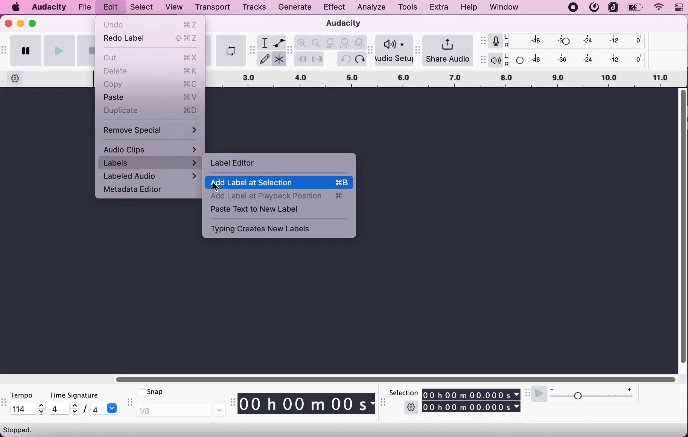 This screenshot has width=688, height=437. What do you see at coordinates (395, 51) in the screenshot?
I see `audio setup` at bounding box center [395, 51].